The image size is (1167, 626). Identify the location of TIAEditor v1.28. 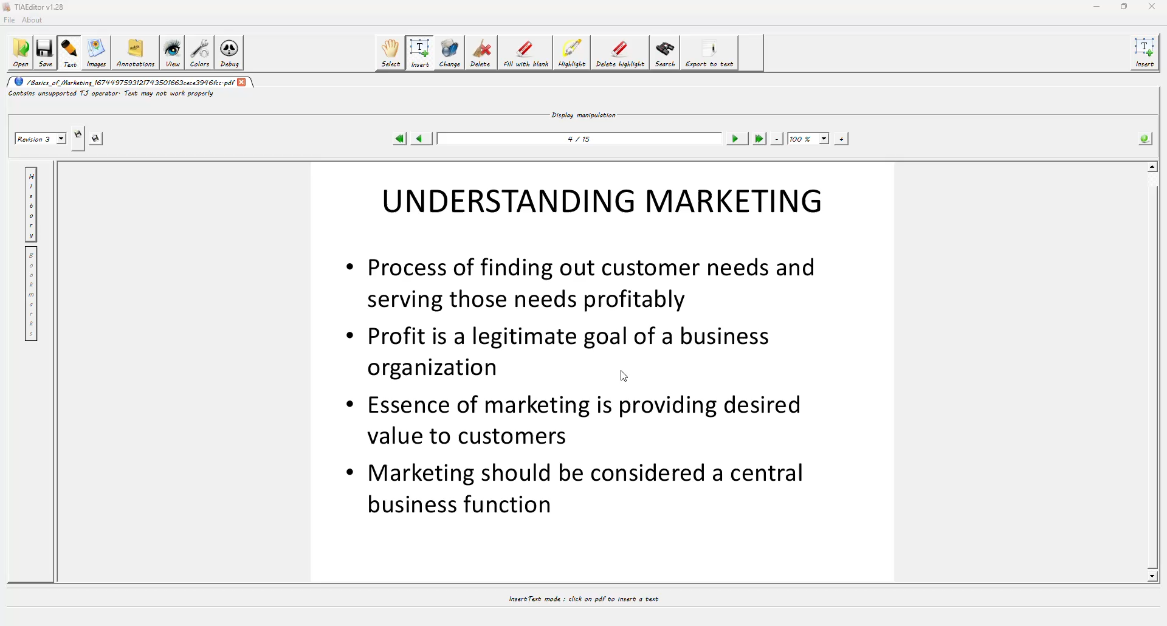
(38, 7).